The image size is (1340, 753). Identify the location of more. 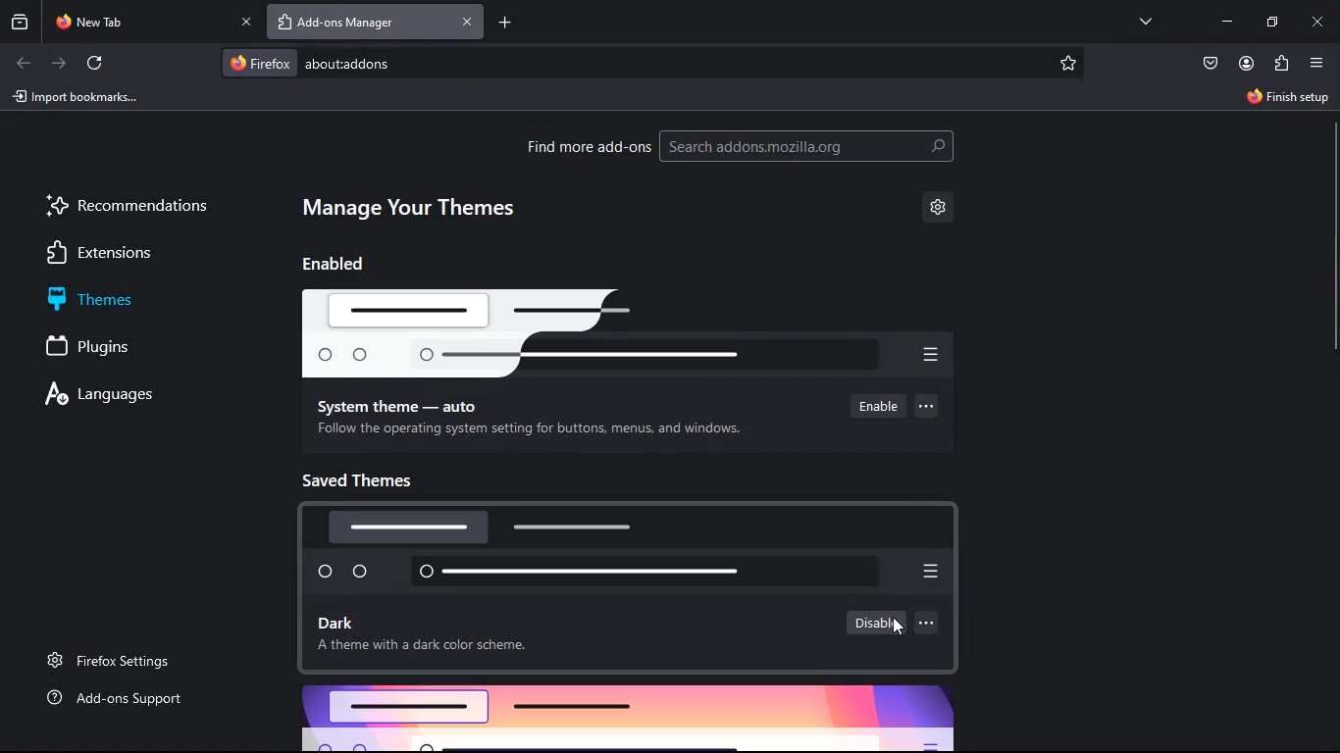
(926, 405).